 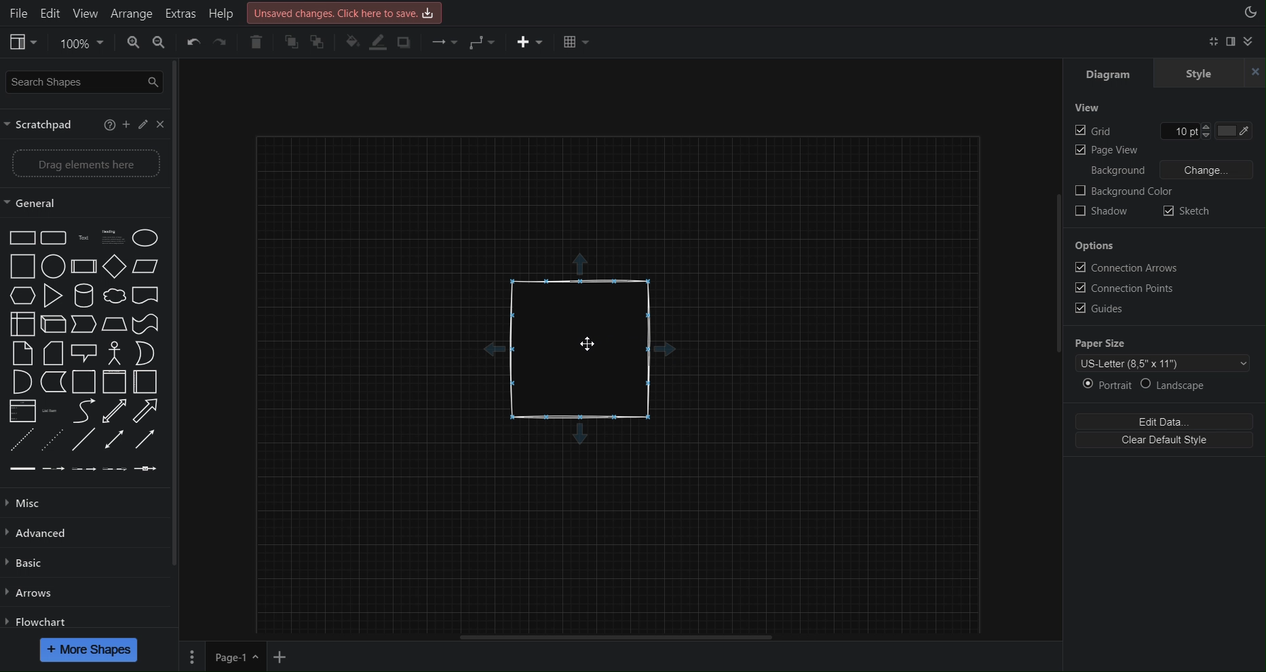 I want to click on Guides, so click(x=1102, y=309).